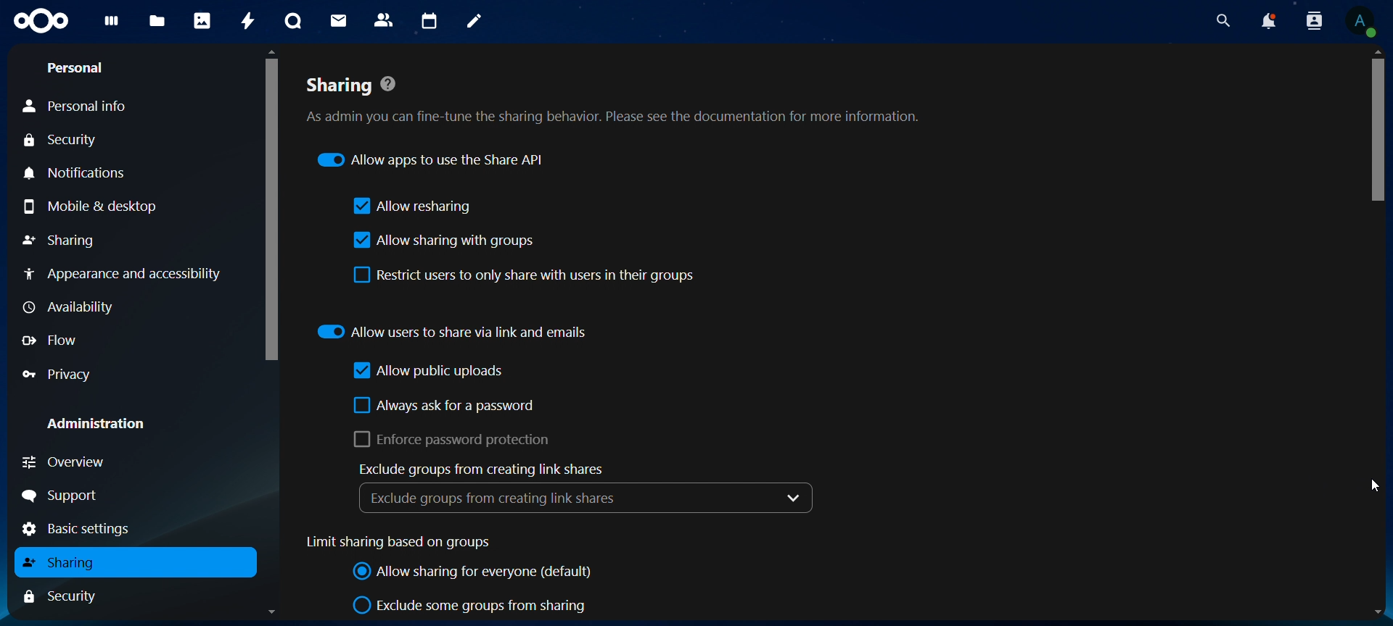 Image resolution: width=1393 pixels, height=626 pixels. I want to click on exclude groups from creating link shares, so click(587, 483).